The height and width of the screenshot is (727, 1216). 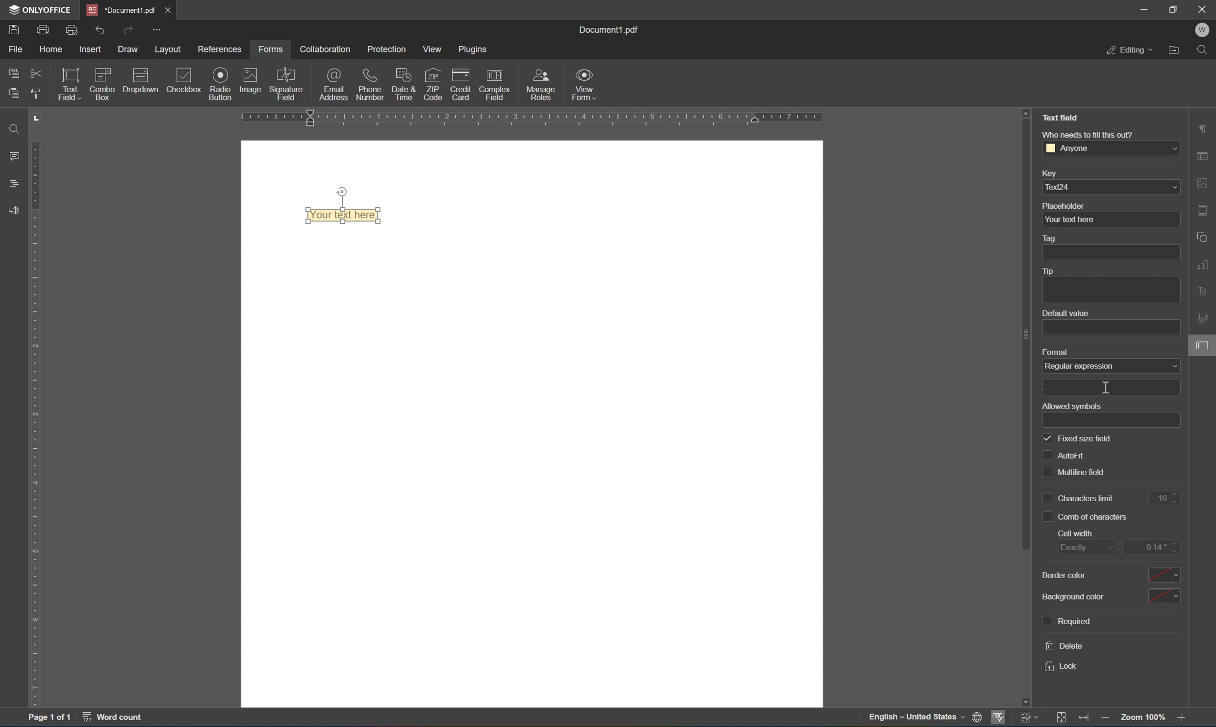 I want to click on key, so click(x=1048, y=174).